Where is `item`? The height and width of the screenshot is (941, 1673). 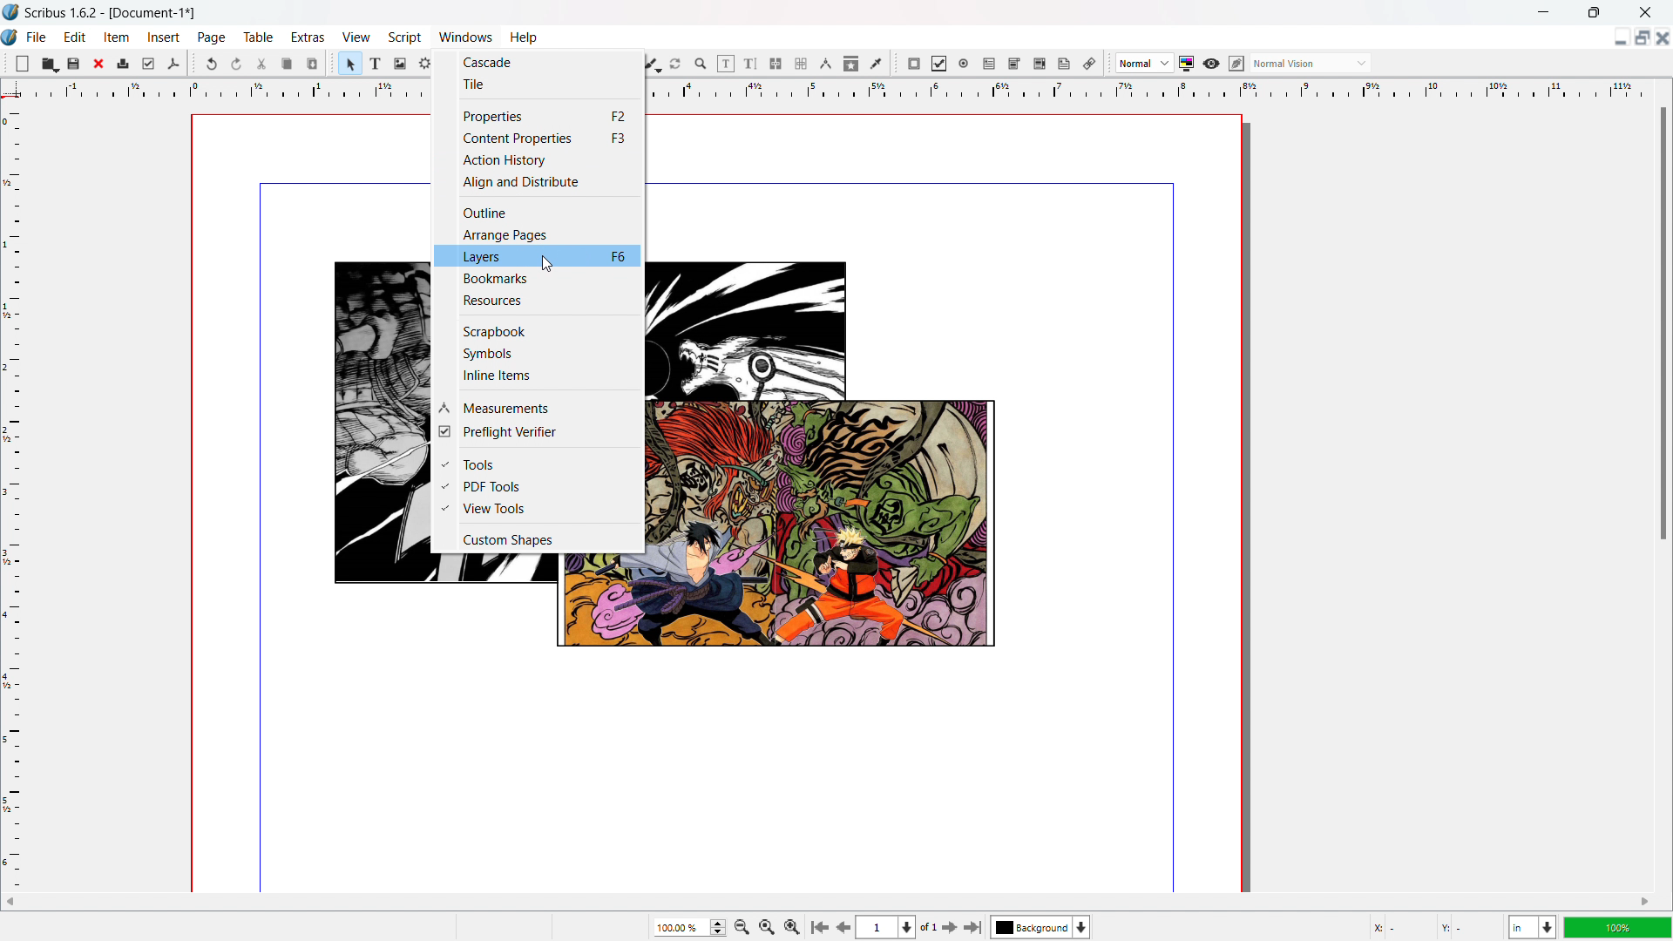 item is located at coordinates (117, 37).